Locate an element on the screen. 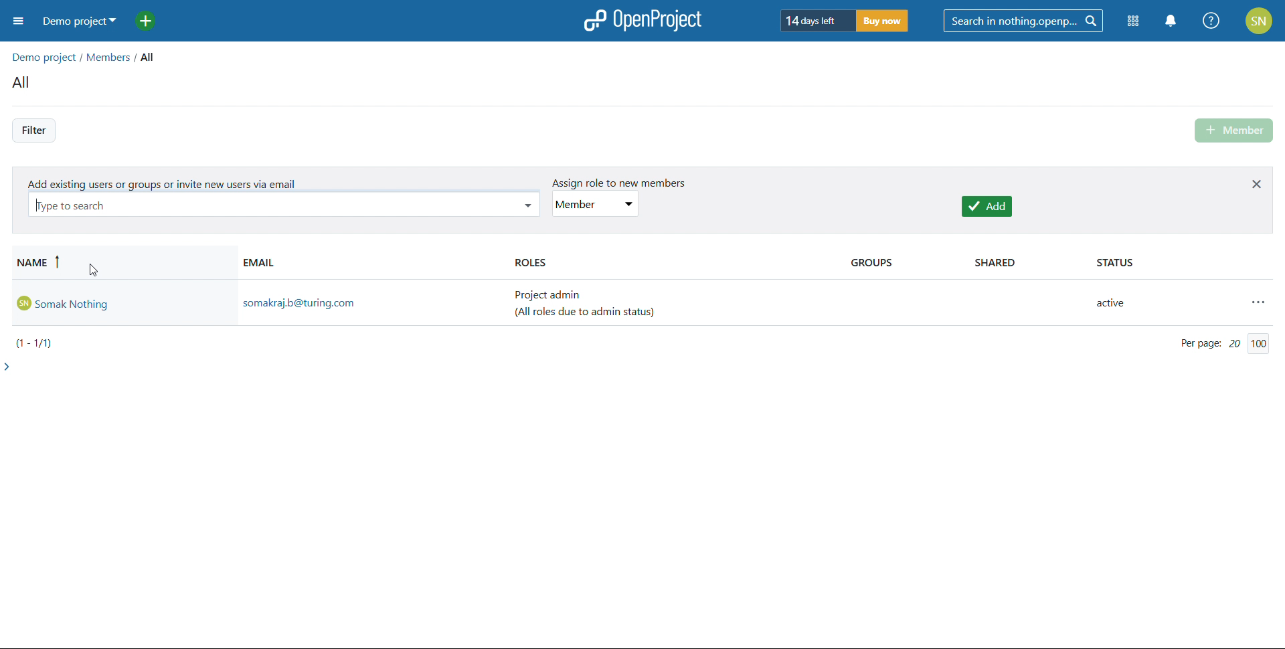  add is located at coordinates (987, 207).